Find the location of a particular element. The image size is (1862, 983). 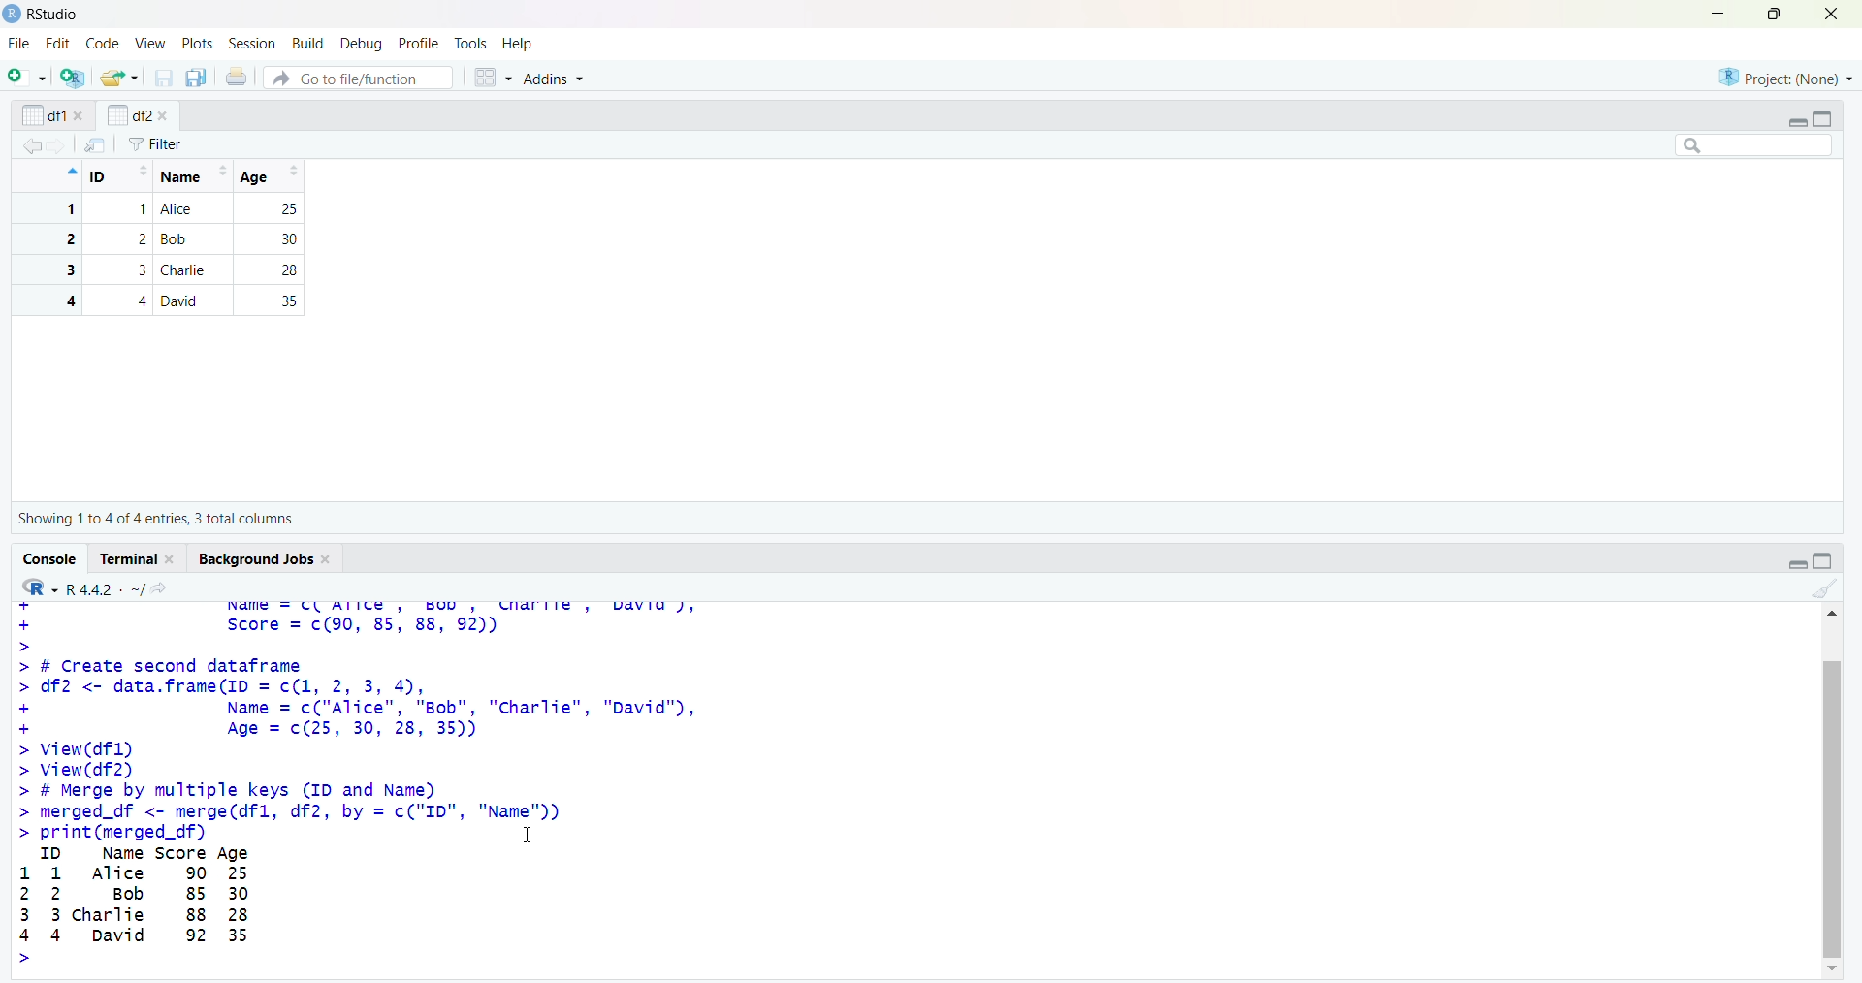

share icon is located at coordinates (160, 588).